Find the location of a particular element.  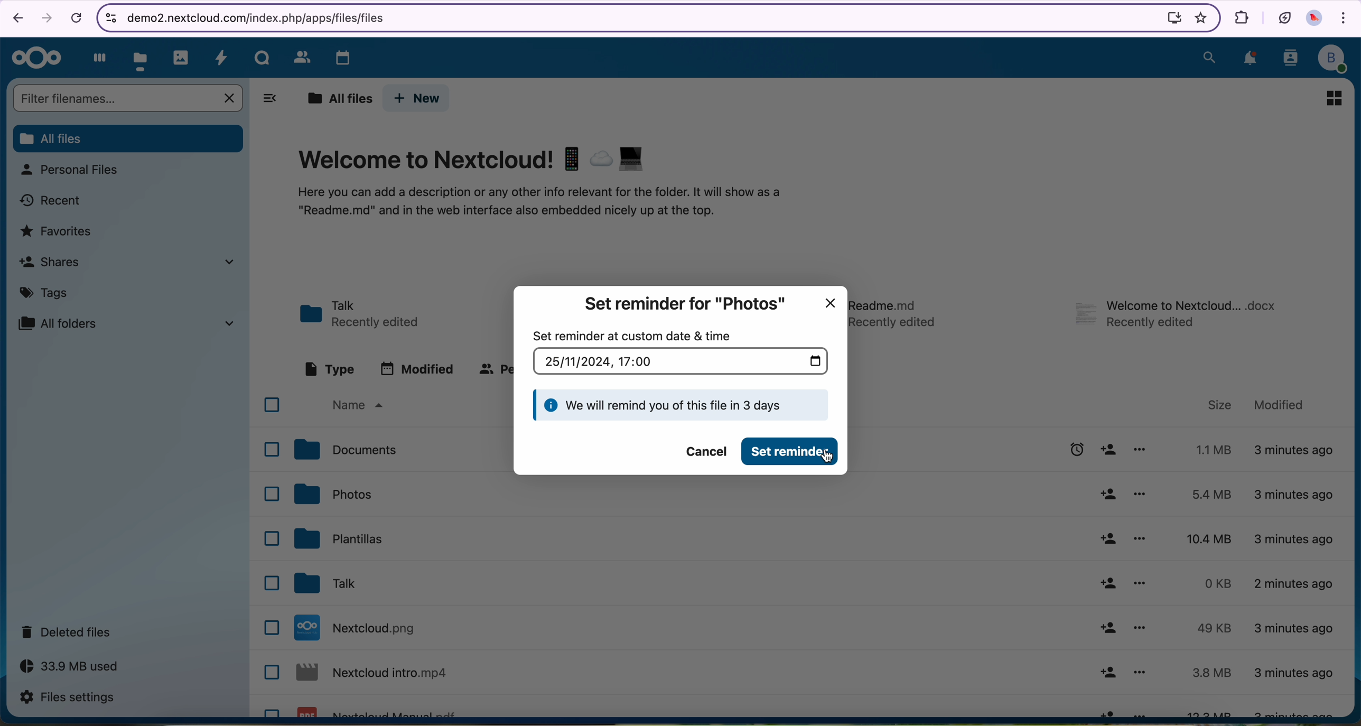

profile is located at coordinates (1334, 60).